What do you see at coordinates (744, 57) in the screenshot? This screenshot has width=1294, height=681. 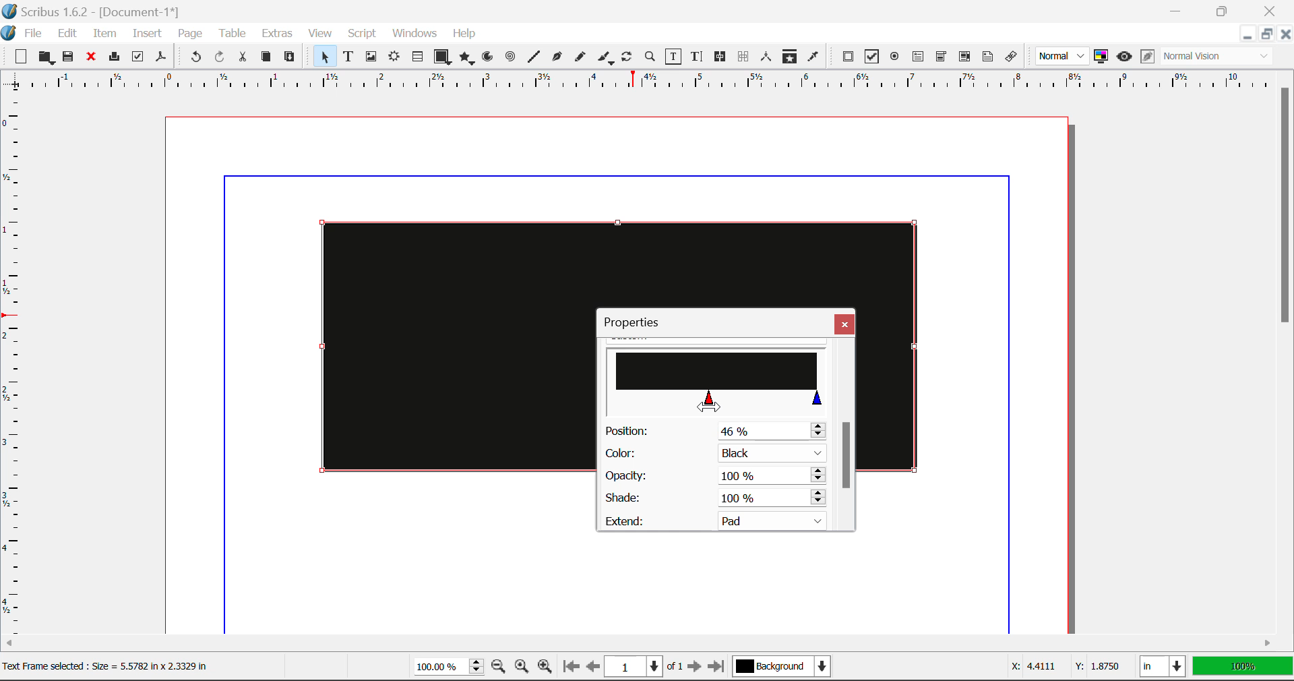 I see `Delink Frames` at bounding box center [744, 57].